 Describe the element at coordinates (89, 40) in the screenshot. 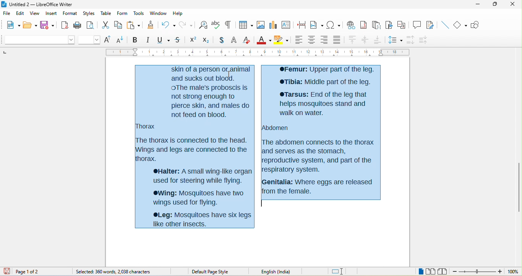

I see `font size` at that location.